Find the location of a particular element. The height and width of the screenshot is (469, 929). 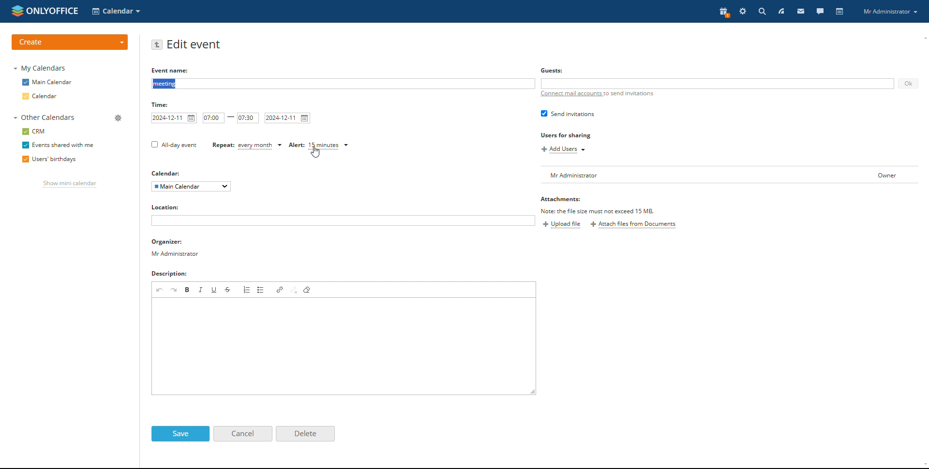

manage is located at coordinates (119, 117).